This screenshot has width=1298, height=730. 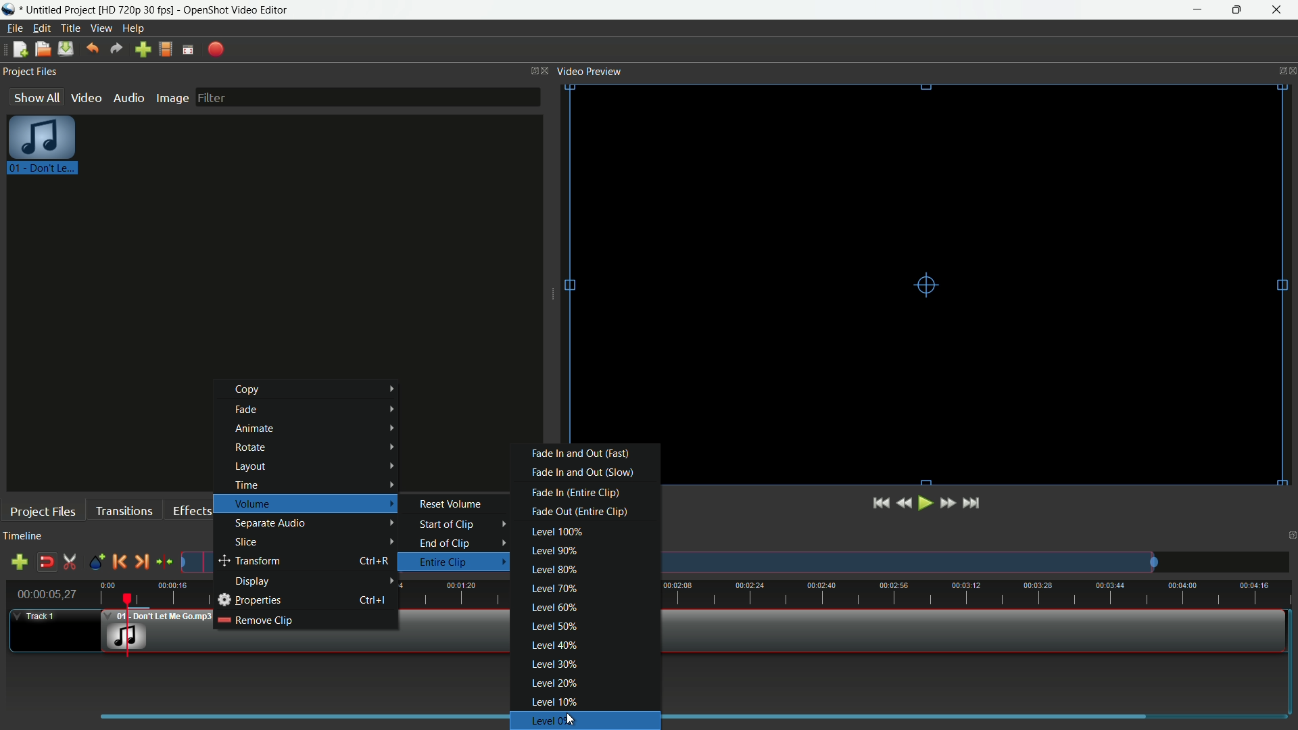 I want to click on profile, so click(x=166, y=50).